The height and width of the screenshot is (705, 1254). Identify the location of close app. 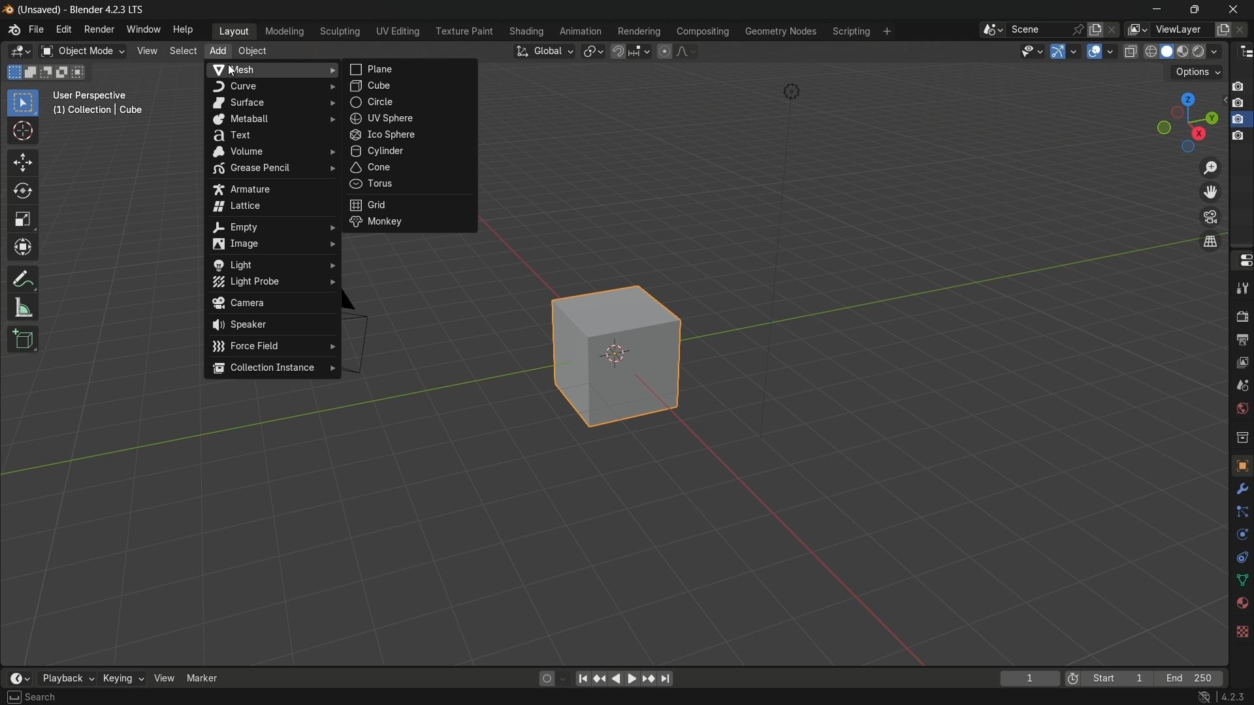
(1237, 9).